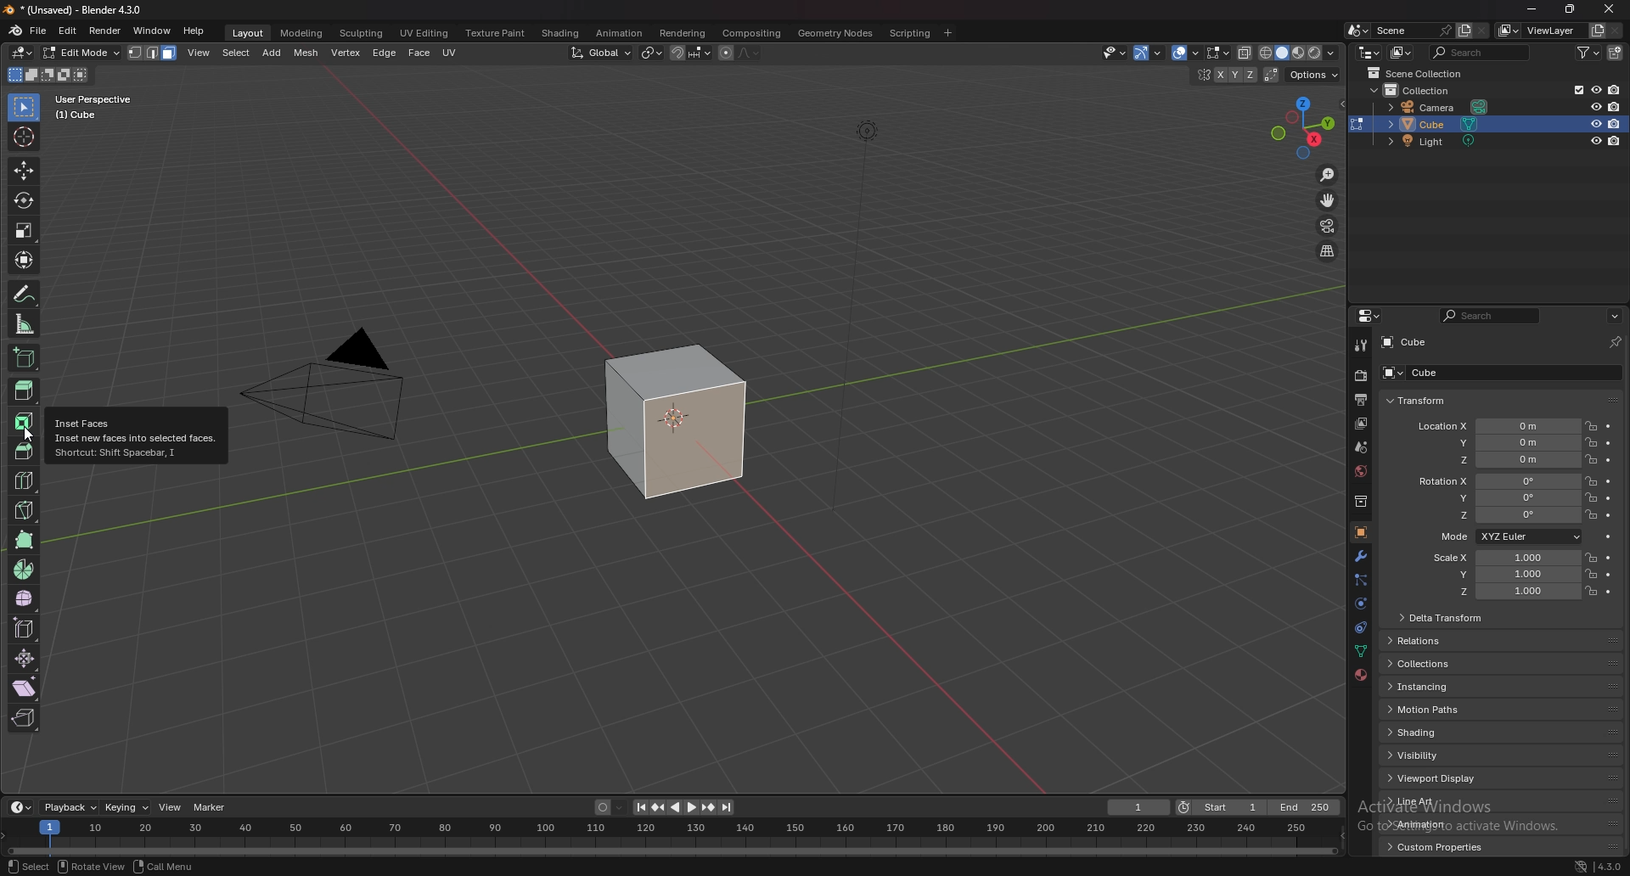  What do you see at coordinates (1608, 482) in the screenshot?
I see `animate property` at bounding box center [1608, 482].